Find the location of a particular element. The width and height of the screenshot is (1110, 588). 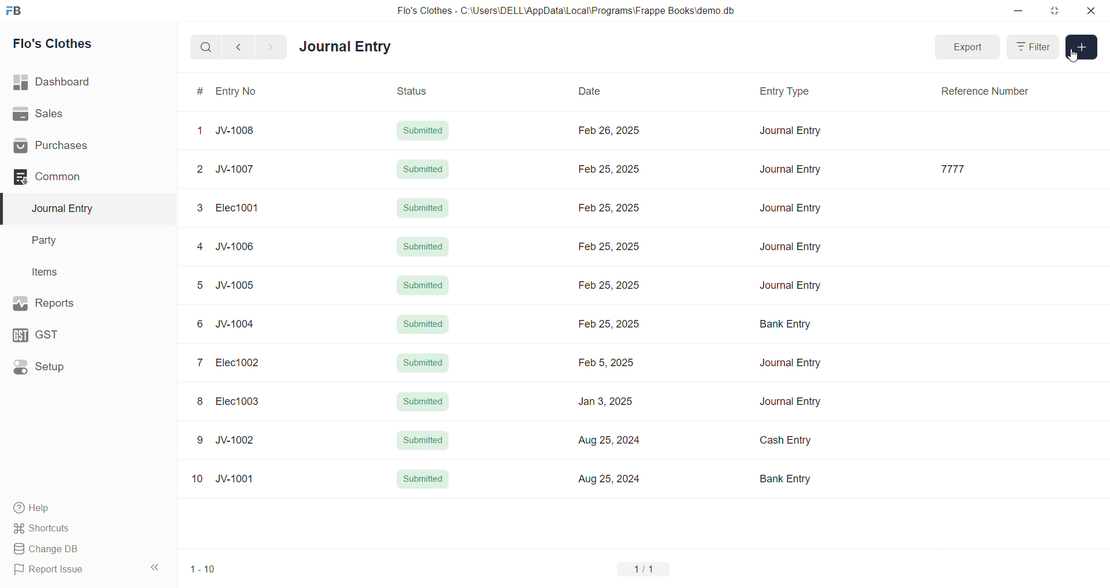

resize is located at coordinates (1054, 10).